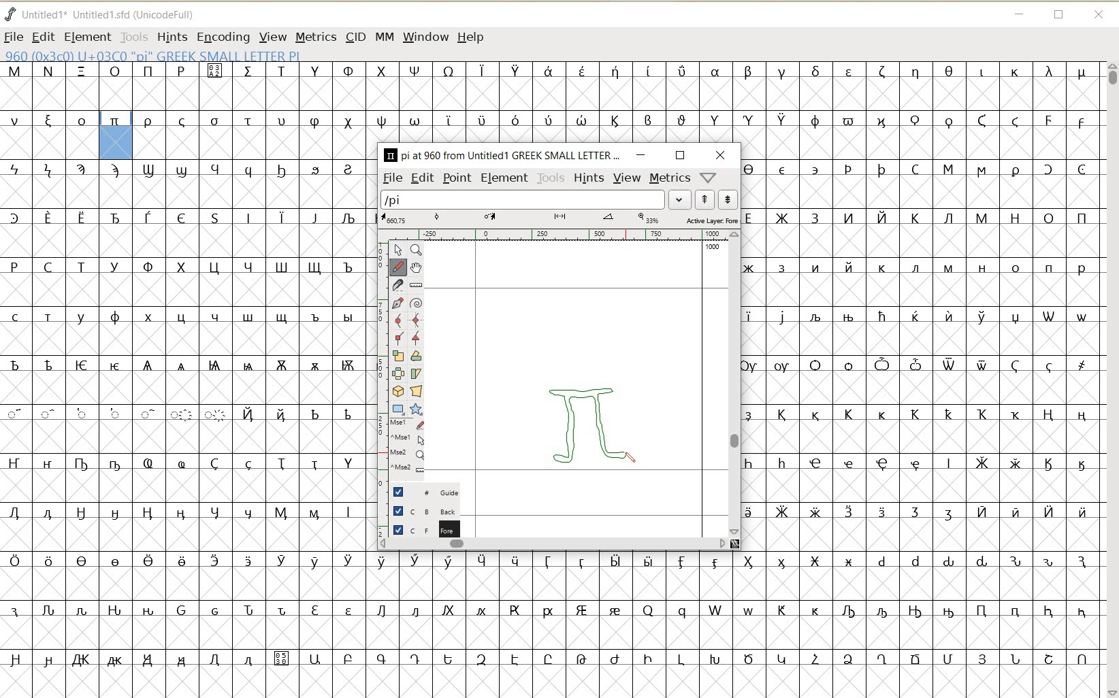 This screenshot has height=698, width=1119. What do you see at coordinates (273, 36) in the screenshot?
I see `VIEW` at bounding box center [273, 36].